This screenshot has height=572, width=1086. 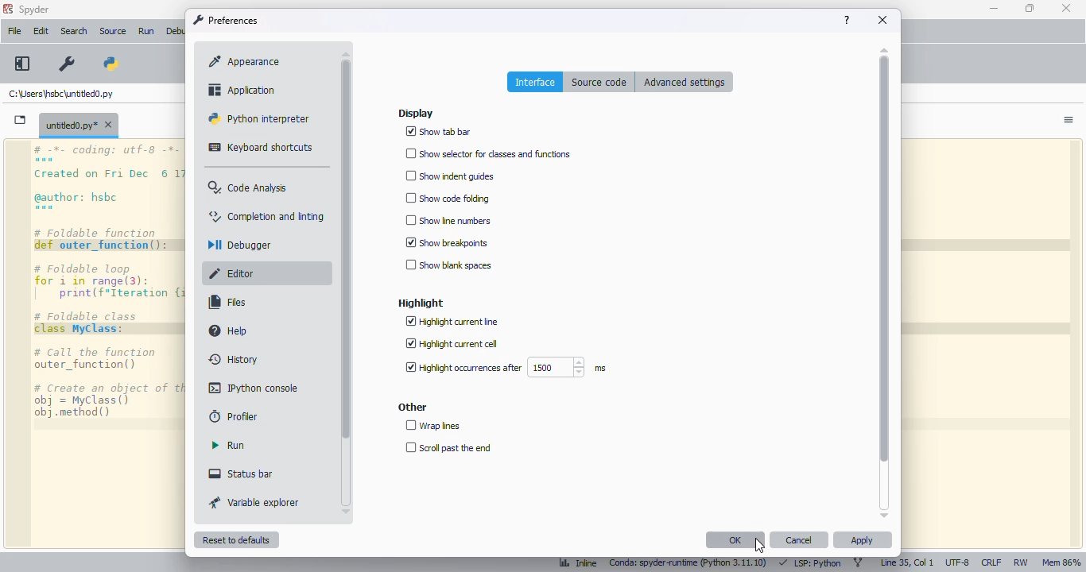 What do you see at coordinates (21, 120) in the screenshot?
I see `browse tabs` at bounding box center [21, 120].